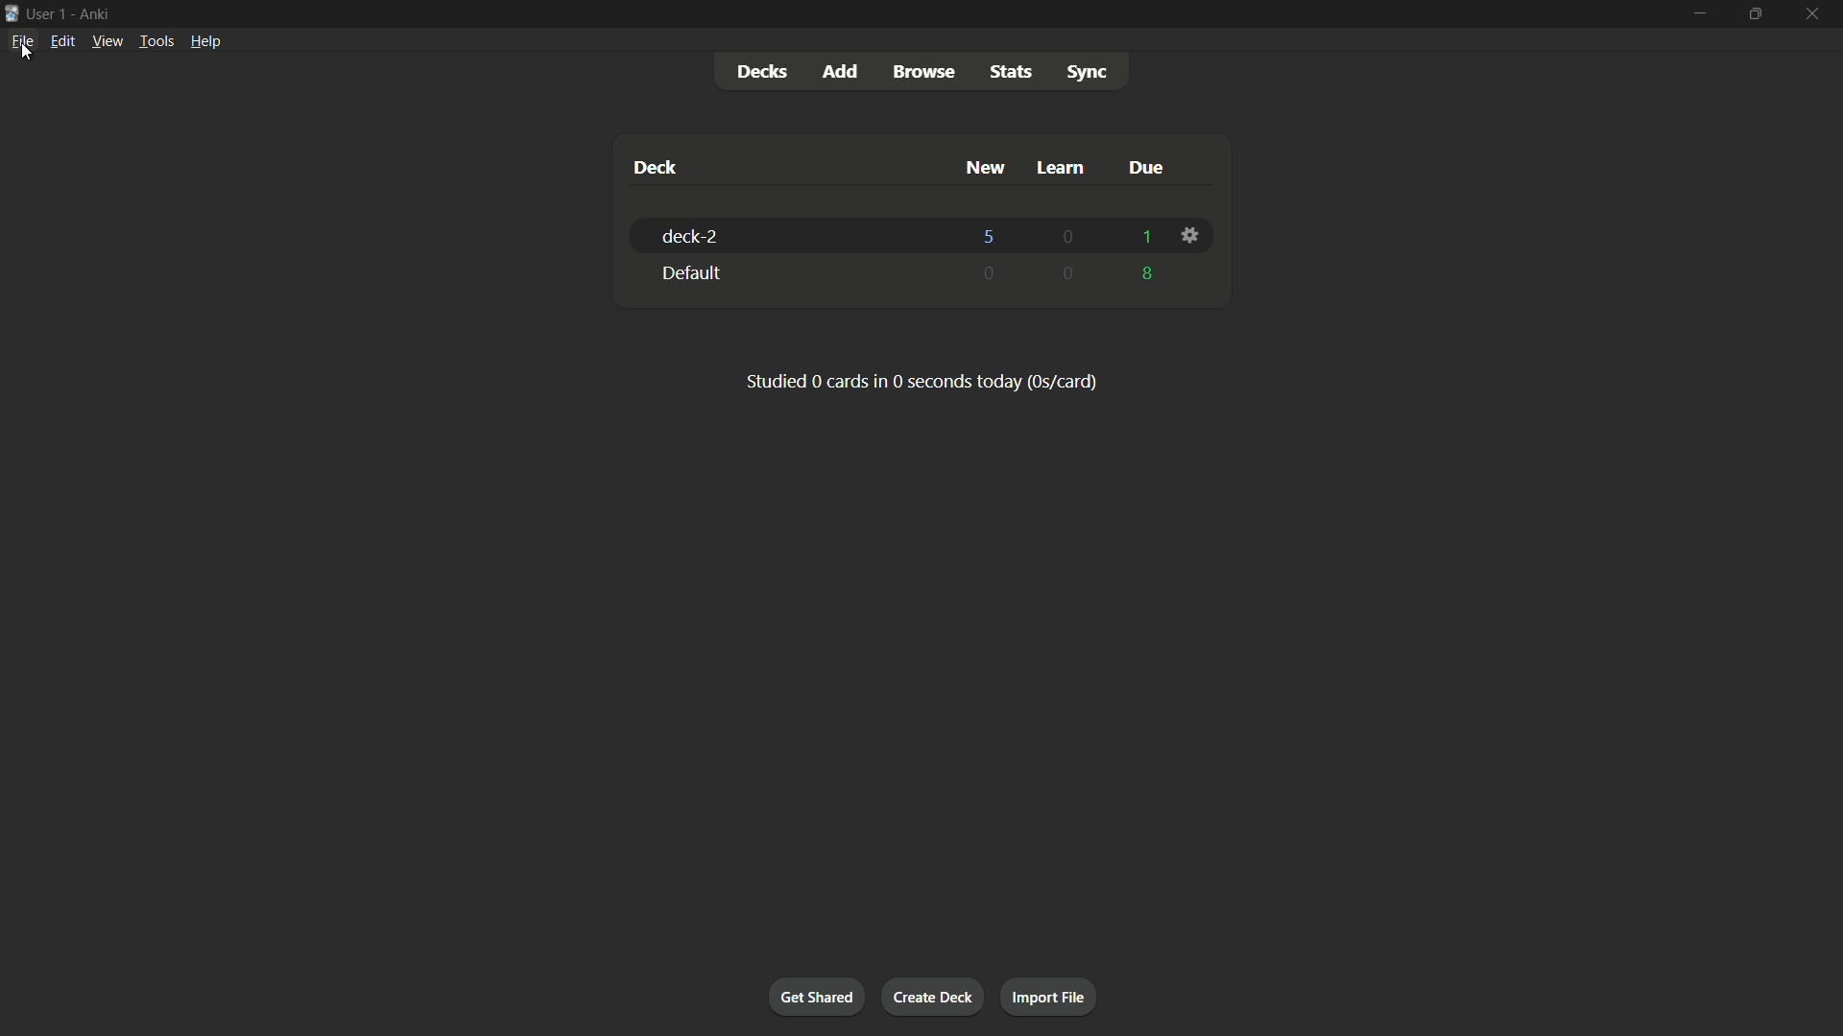  I want to click on Tools, so click(155, 40).